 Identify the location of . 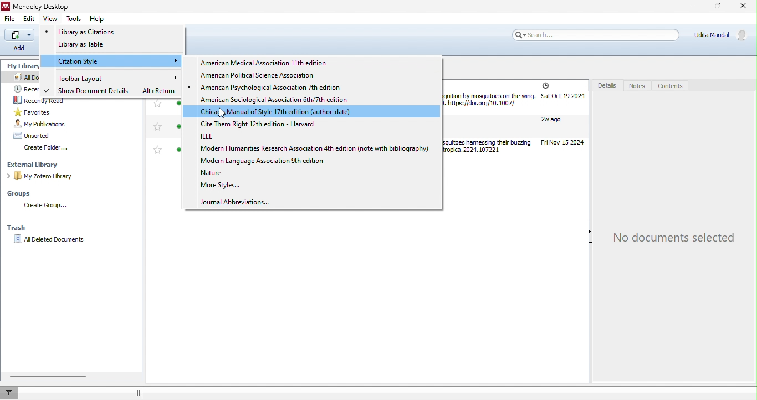
(19, 41).